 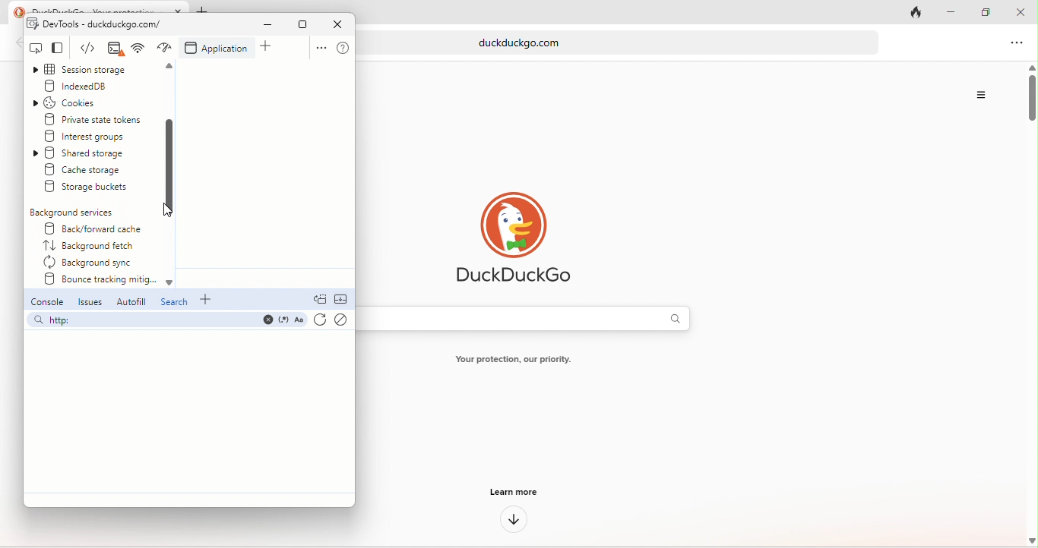 What do you see at coordinates (209, 300) in the screenshot?
I see `add` at bounding box center [209, 300].